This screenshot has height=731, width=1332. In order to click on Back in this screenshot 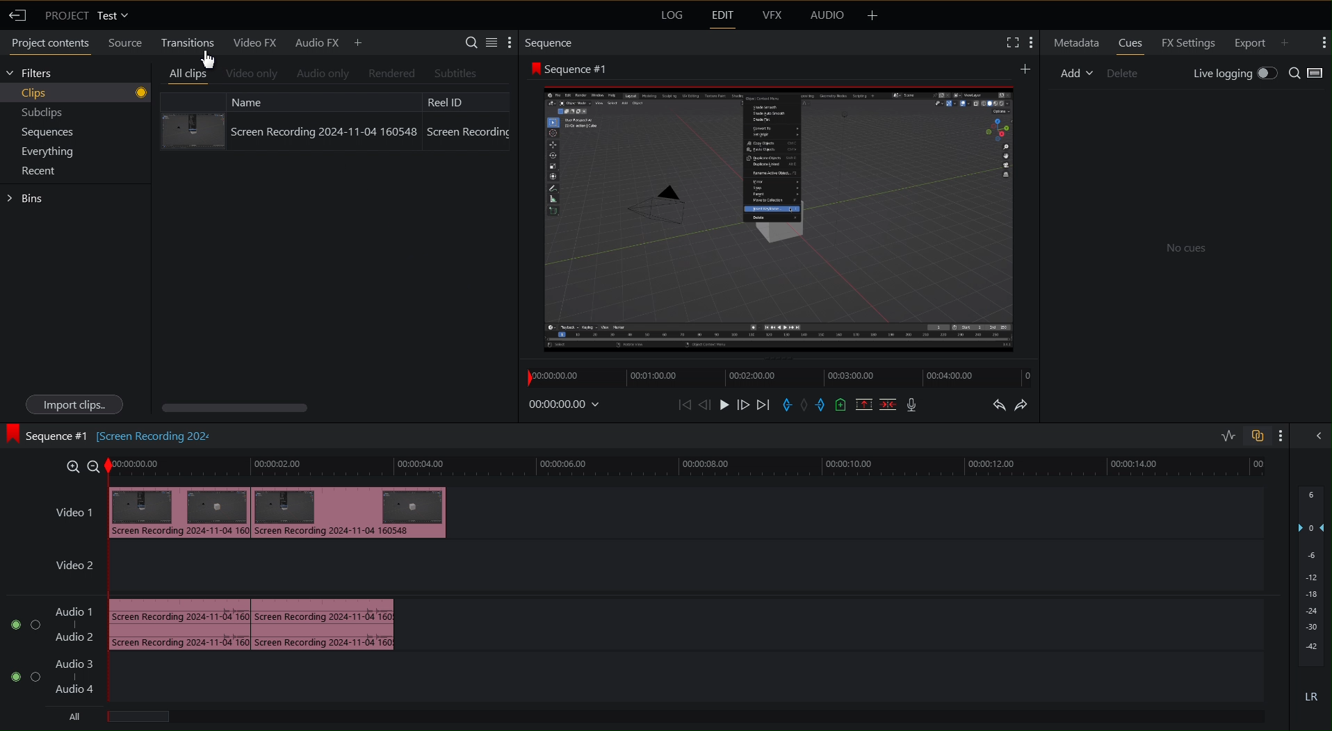, I will do `click(19, 16)`.